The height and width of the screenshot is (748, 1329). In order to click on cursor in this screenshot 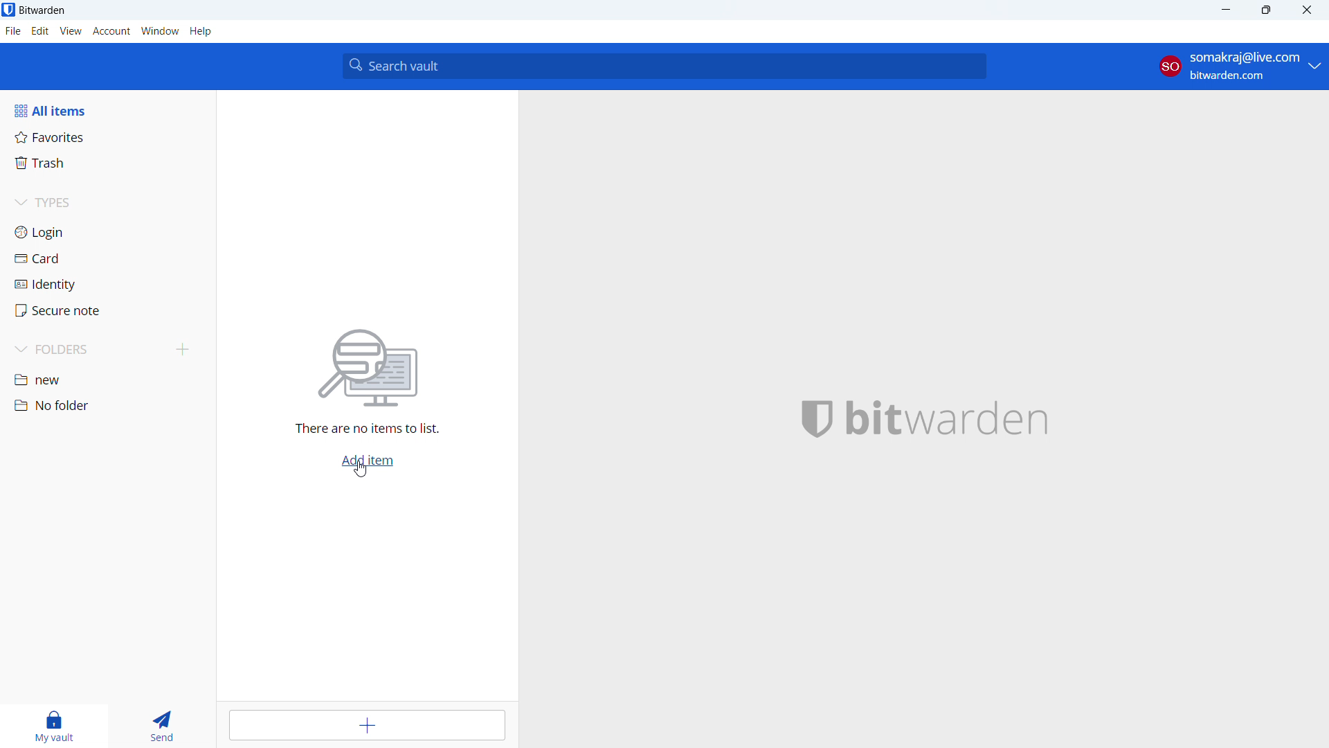, I will do `click(363, 470)`.